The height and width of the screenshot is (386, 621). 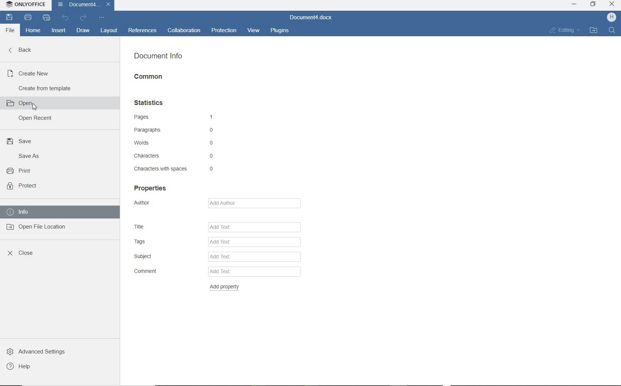 I want to click on undo, so click(x=66, y=18).